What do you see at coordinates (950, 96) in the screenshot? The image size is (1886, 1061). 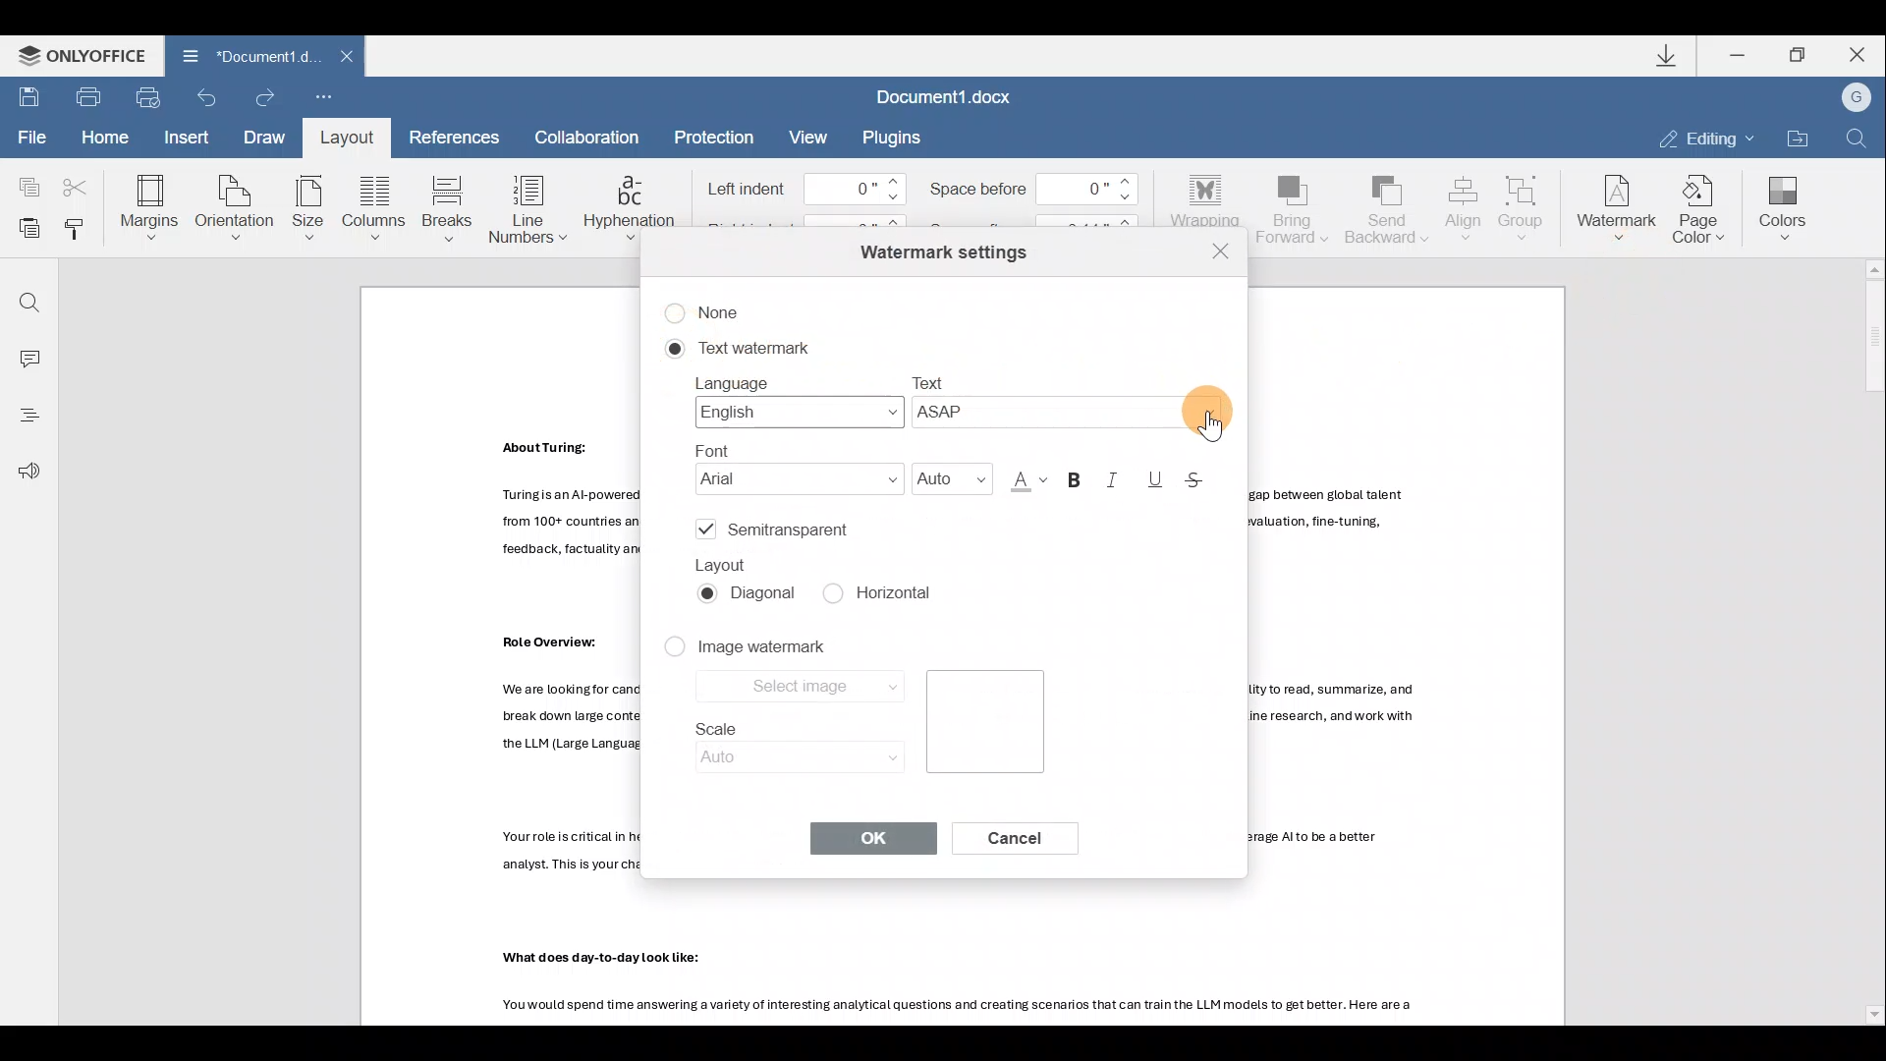 I see `Document1.docx` at bounding box center [950, 96].